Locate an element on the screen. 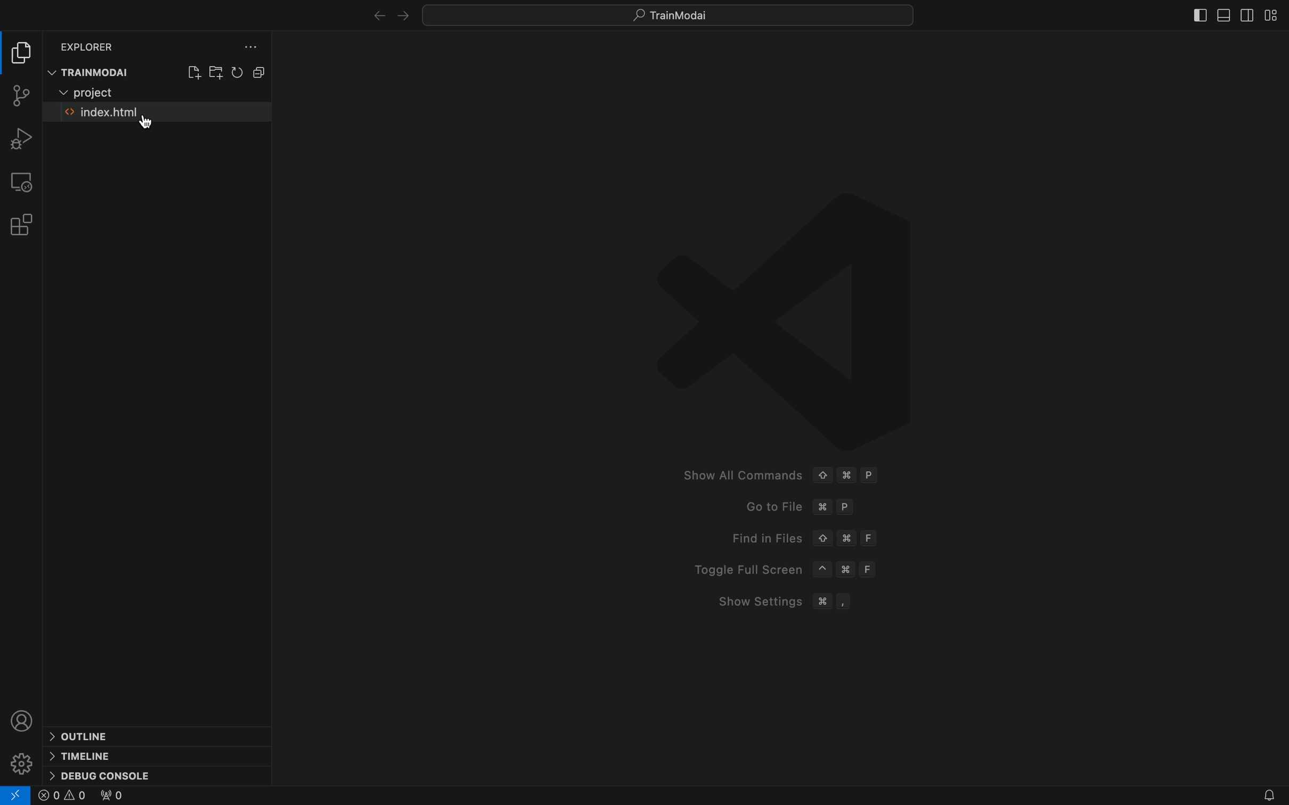 The width and height of the screenshot is (1289, 805). git is located at coordinates (20, 94).